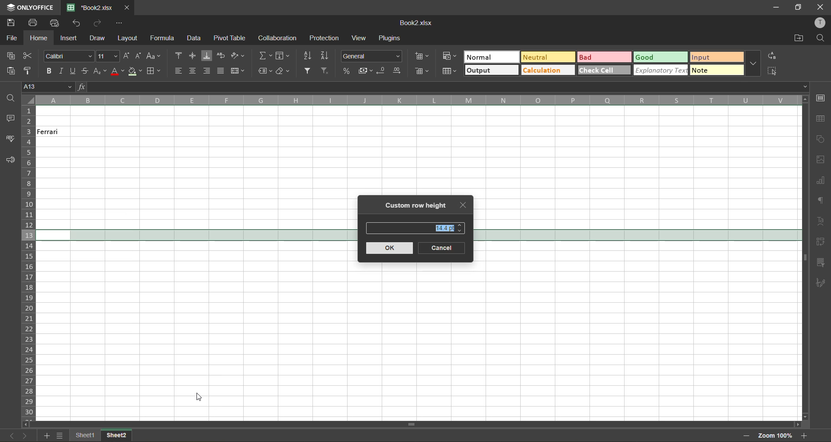  Describe the element at coordinates (548, 70) in the screenshot. I see `calculation` at that location.